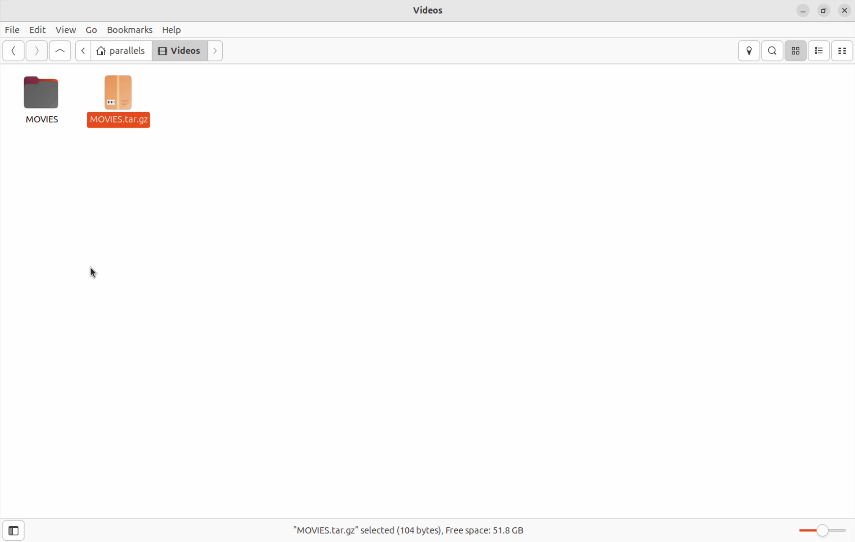 The image size is (855, 542). What do you see at coordinates (215, 50) in the screenshot?
I see `next ` at bounding box center [215, 50].